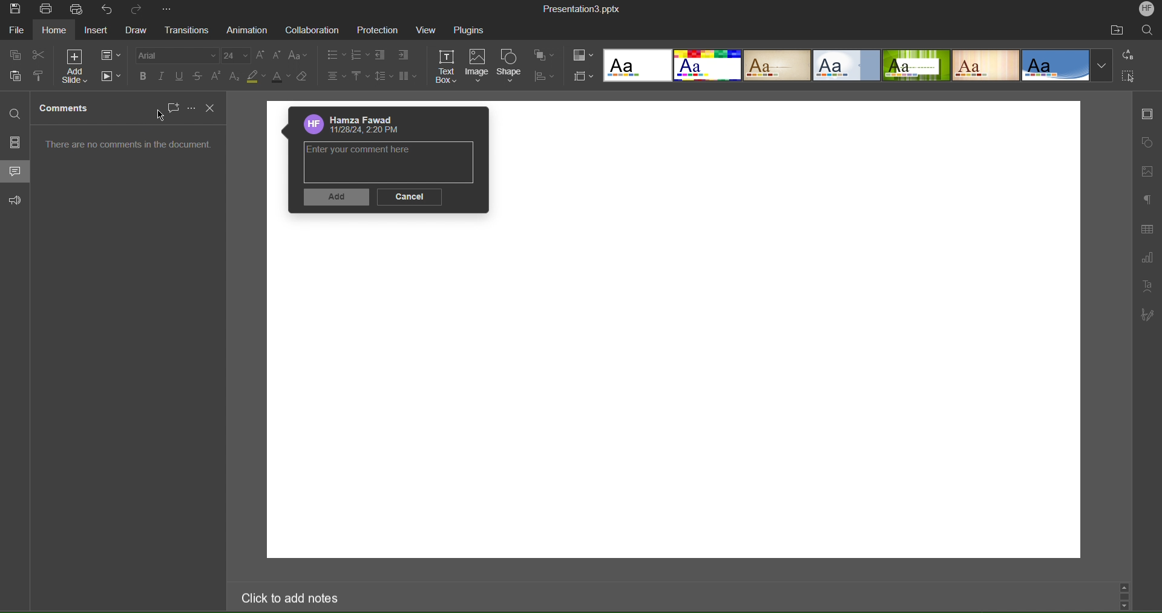 This screenshot has height=613, width=1162. What do you see at coordinates (1149, 230) in the screenshot?
I see `Table` at bounding box center [1149, 230].